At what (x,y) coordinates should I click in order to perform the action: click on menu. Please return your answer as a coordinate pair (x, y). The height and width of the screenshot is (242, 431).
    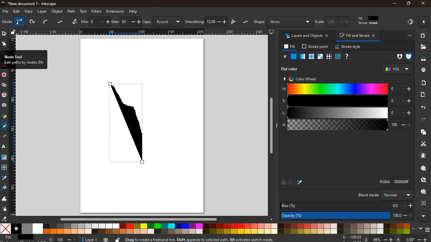
    Looking at the image, I should click on (428, 229).